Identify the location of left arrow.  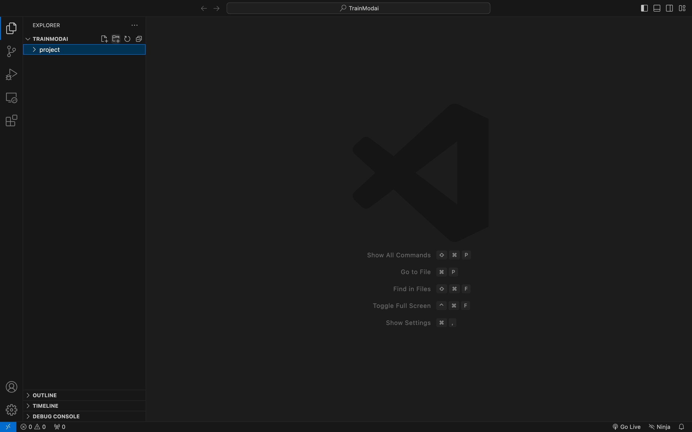
(216, 8).